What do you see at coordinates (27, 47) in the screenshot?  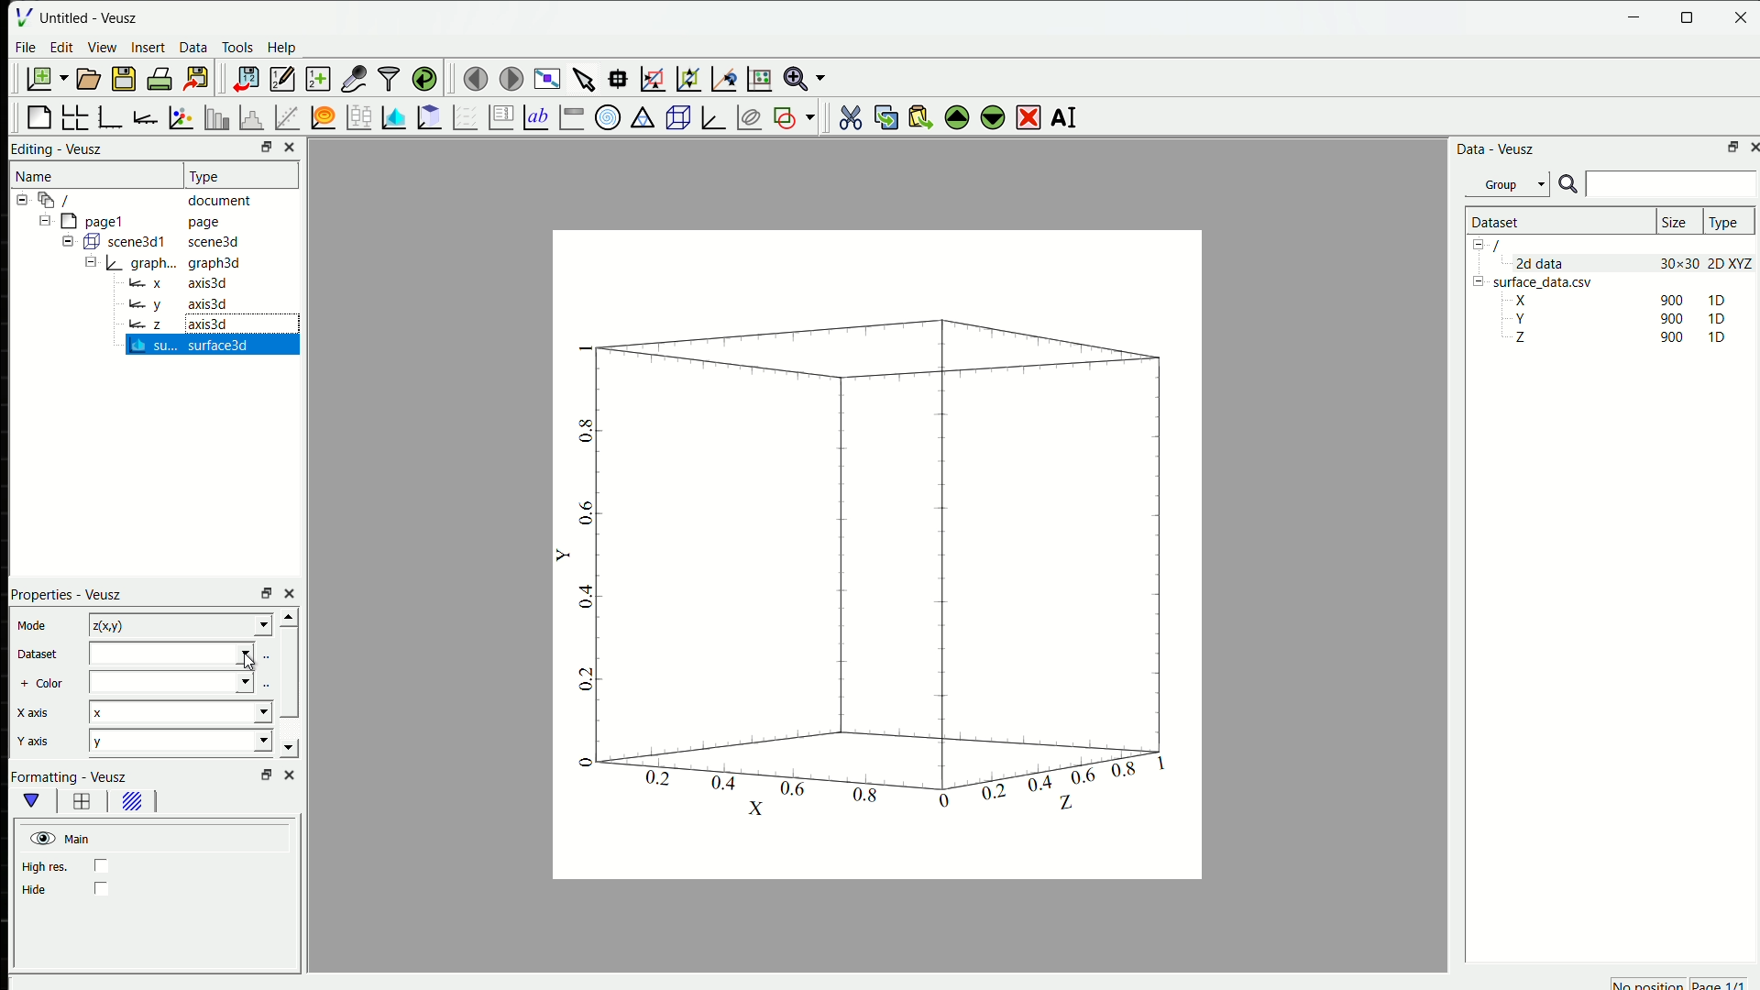 I see `File` at bounding box center [27, 47].